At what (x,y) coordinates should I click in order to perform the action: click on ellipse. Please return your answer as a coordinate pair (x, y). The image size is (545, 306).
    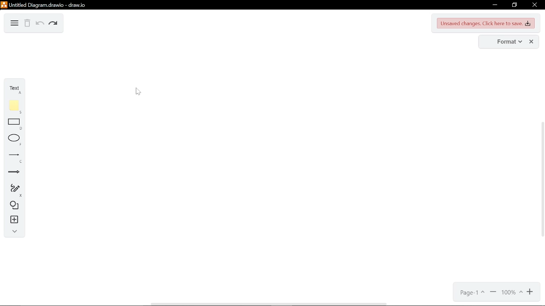
    Looking at the image, I should click on (15, 140).